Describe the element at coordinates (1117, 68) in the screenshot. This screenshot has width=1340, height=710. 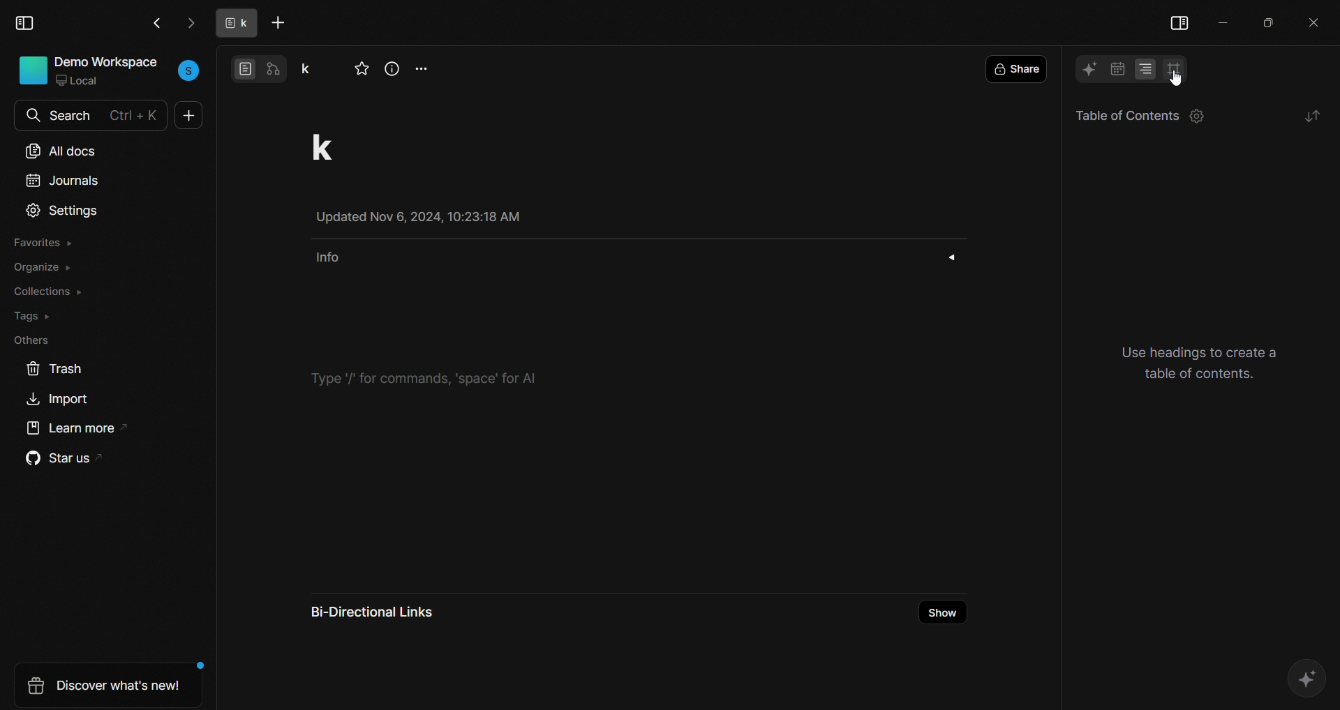
I see `calendar` at that location.